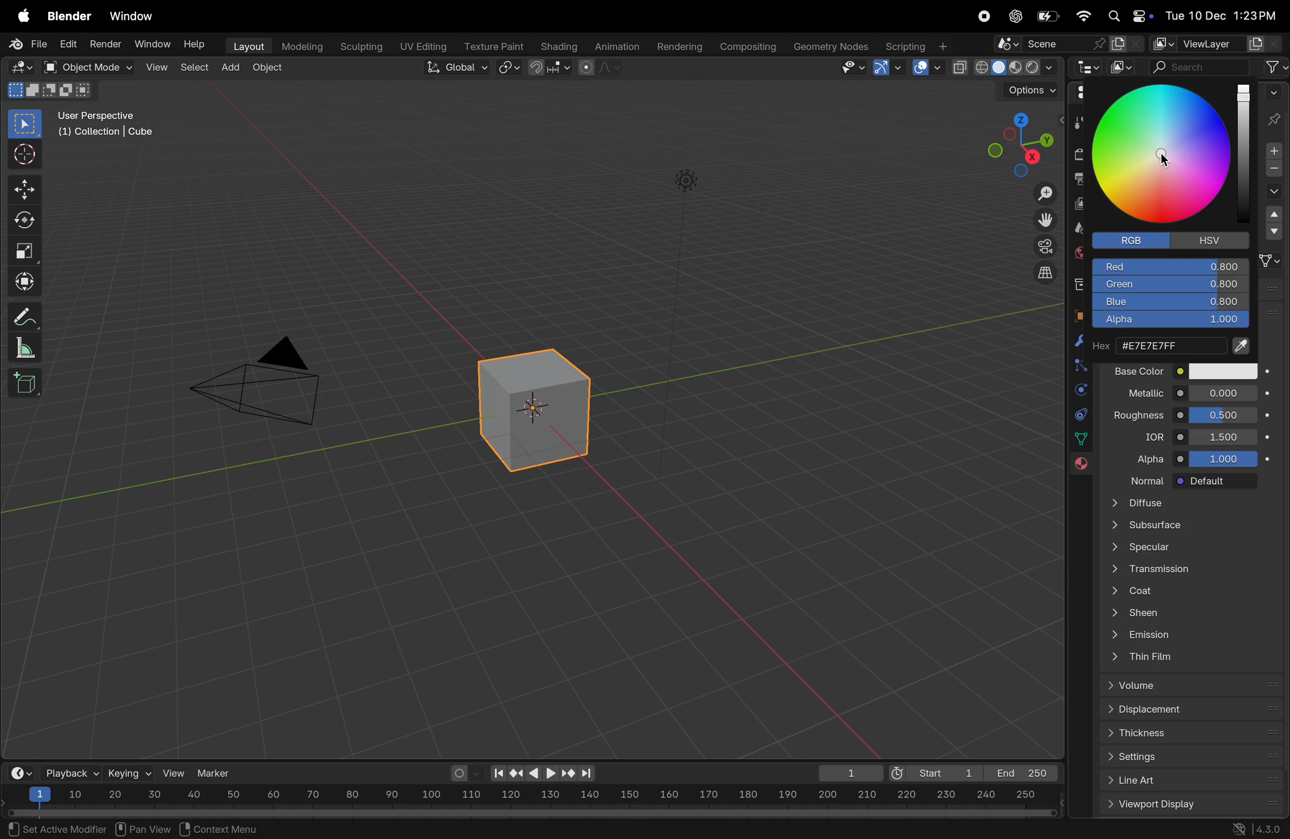 This screenshot has height=839, width=1290. Describe the element at coordinates (1272, 171) in the screenshot. I see `subtarct material` at that location.